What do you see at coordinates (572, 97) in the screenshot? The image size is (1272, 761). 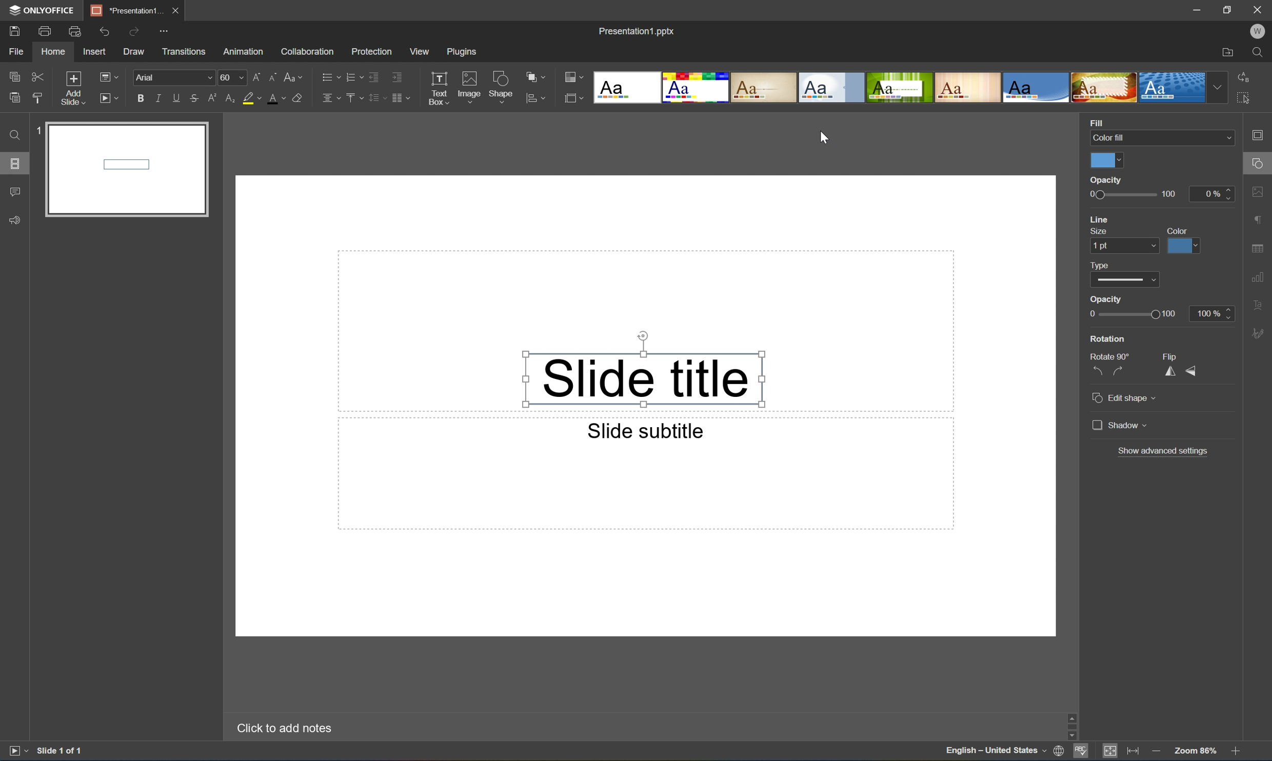 I see `icon` at bounding box center [572, 97].